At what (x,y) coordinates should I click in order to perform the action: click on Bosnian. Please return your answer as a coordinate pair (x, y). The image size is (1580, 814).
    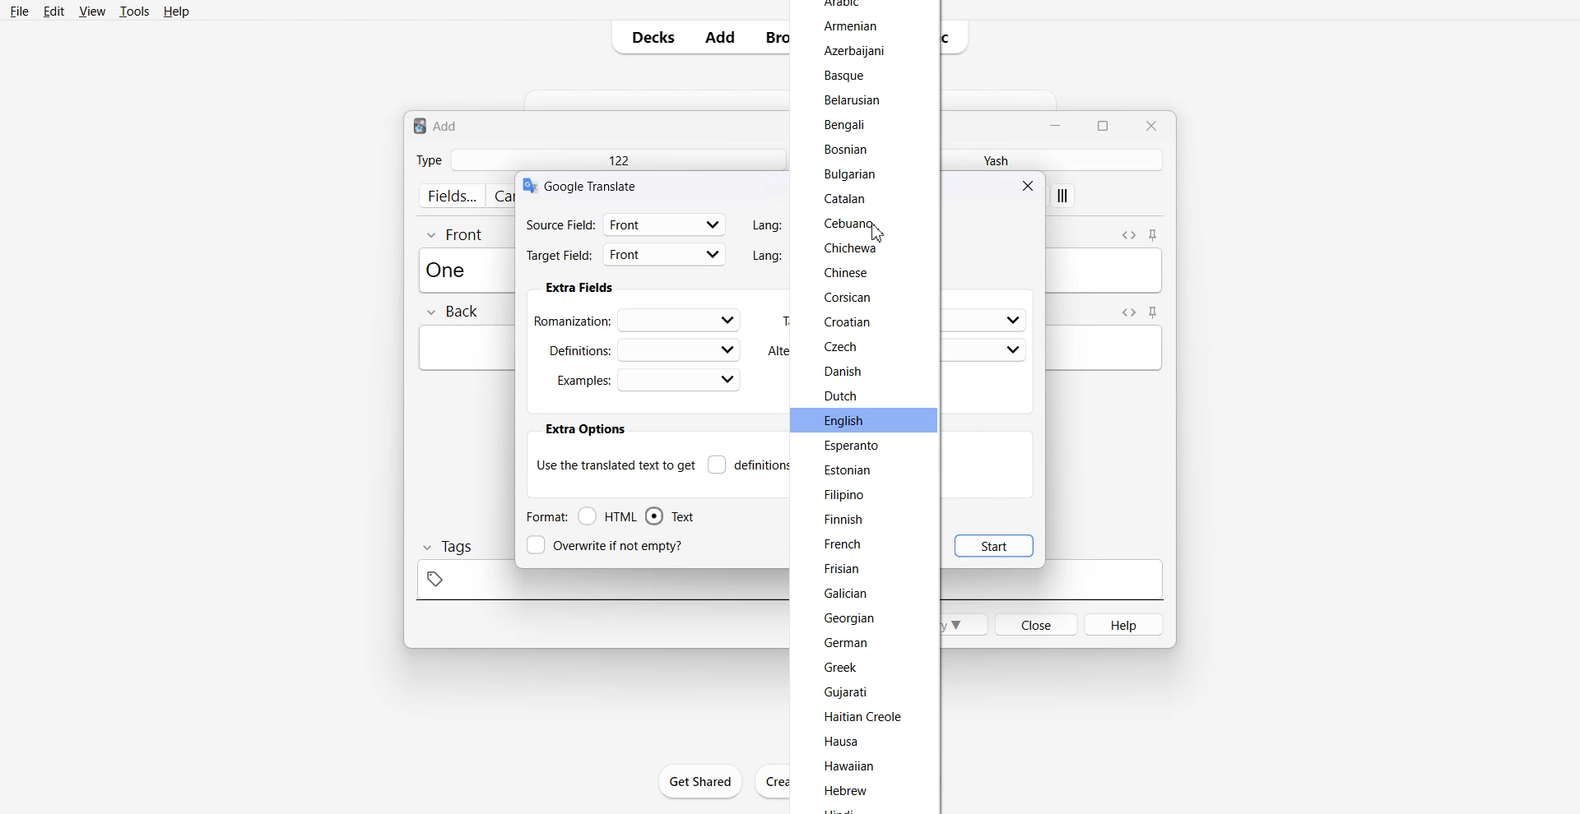
    Looking at the image, I should click on (848, 151).